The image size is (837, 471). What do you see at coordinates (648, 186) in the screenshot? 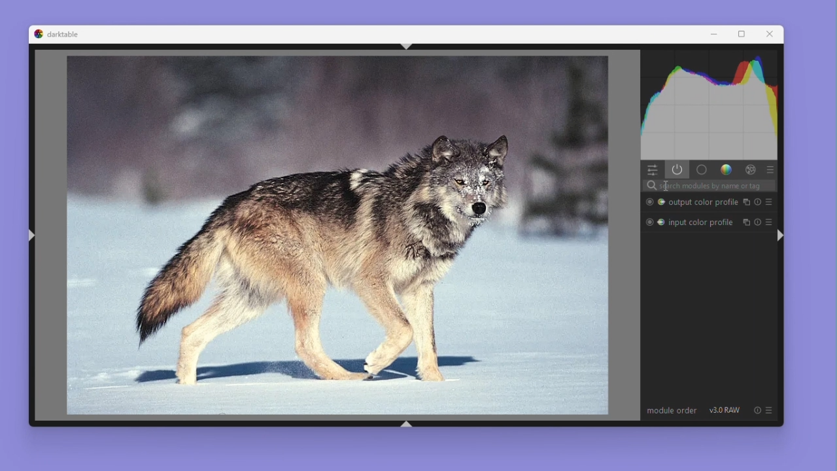
I see `Search` at bounding box center [648, 186].